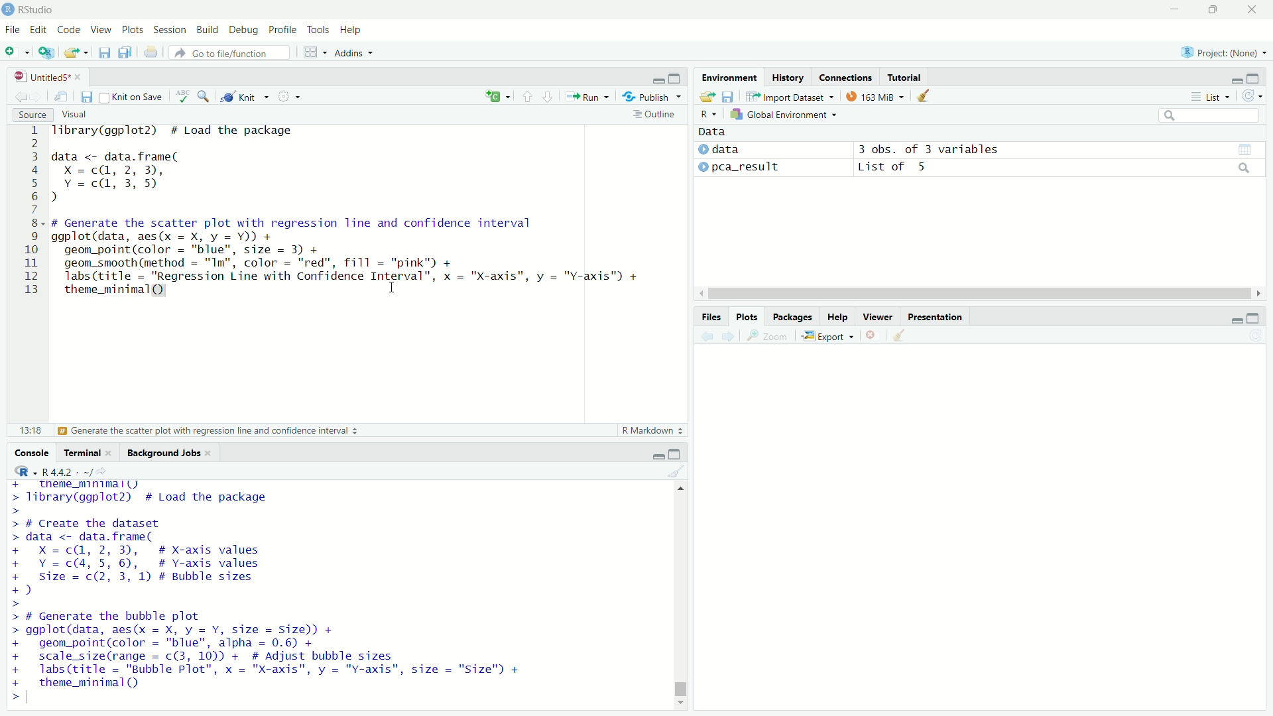 The height and width of the screenshot is (716, 1273). I want to click on data, so click(728, 150).